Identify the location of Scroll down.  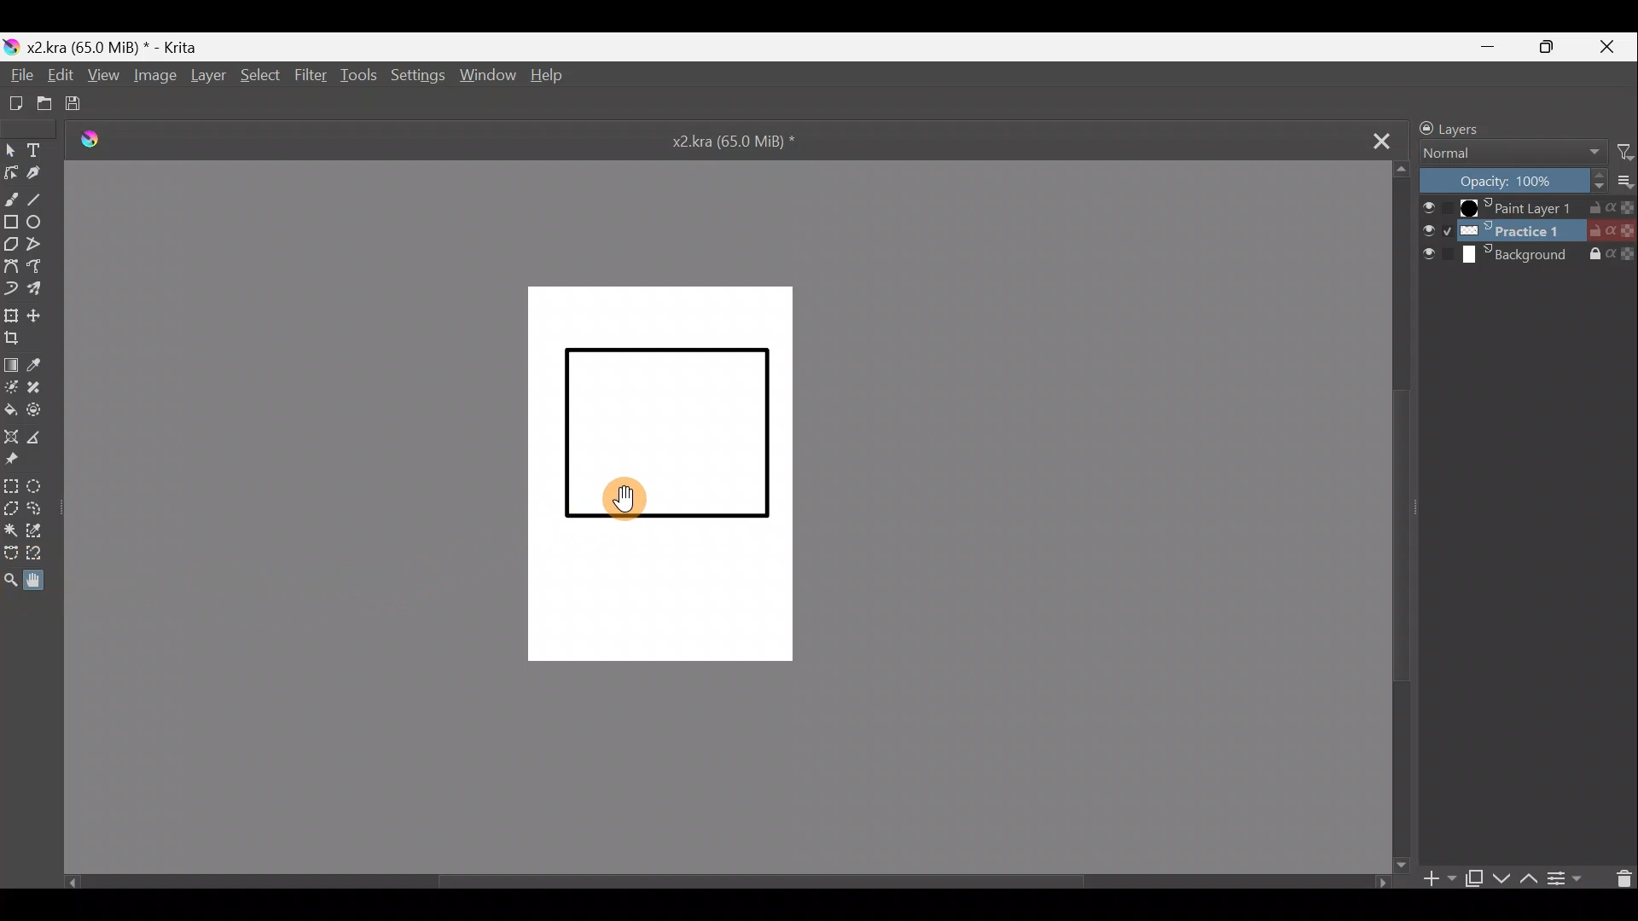
(1403, 516).